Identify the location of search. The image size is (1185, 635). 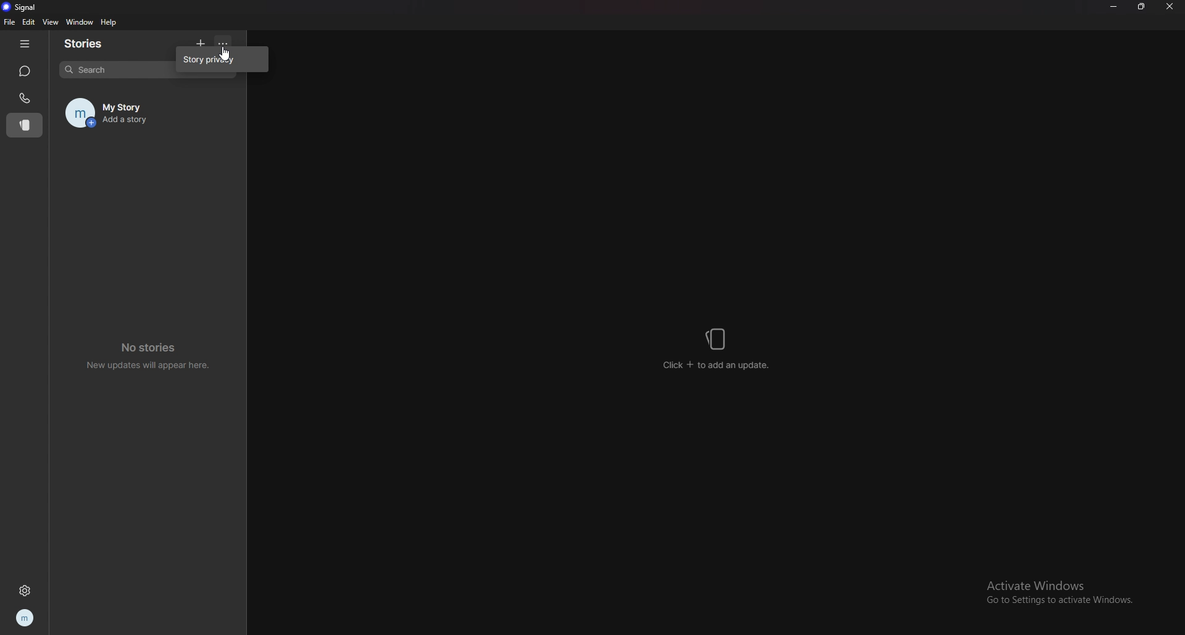
(116, 68).